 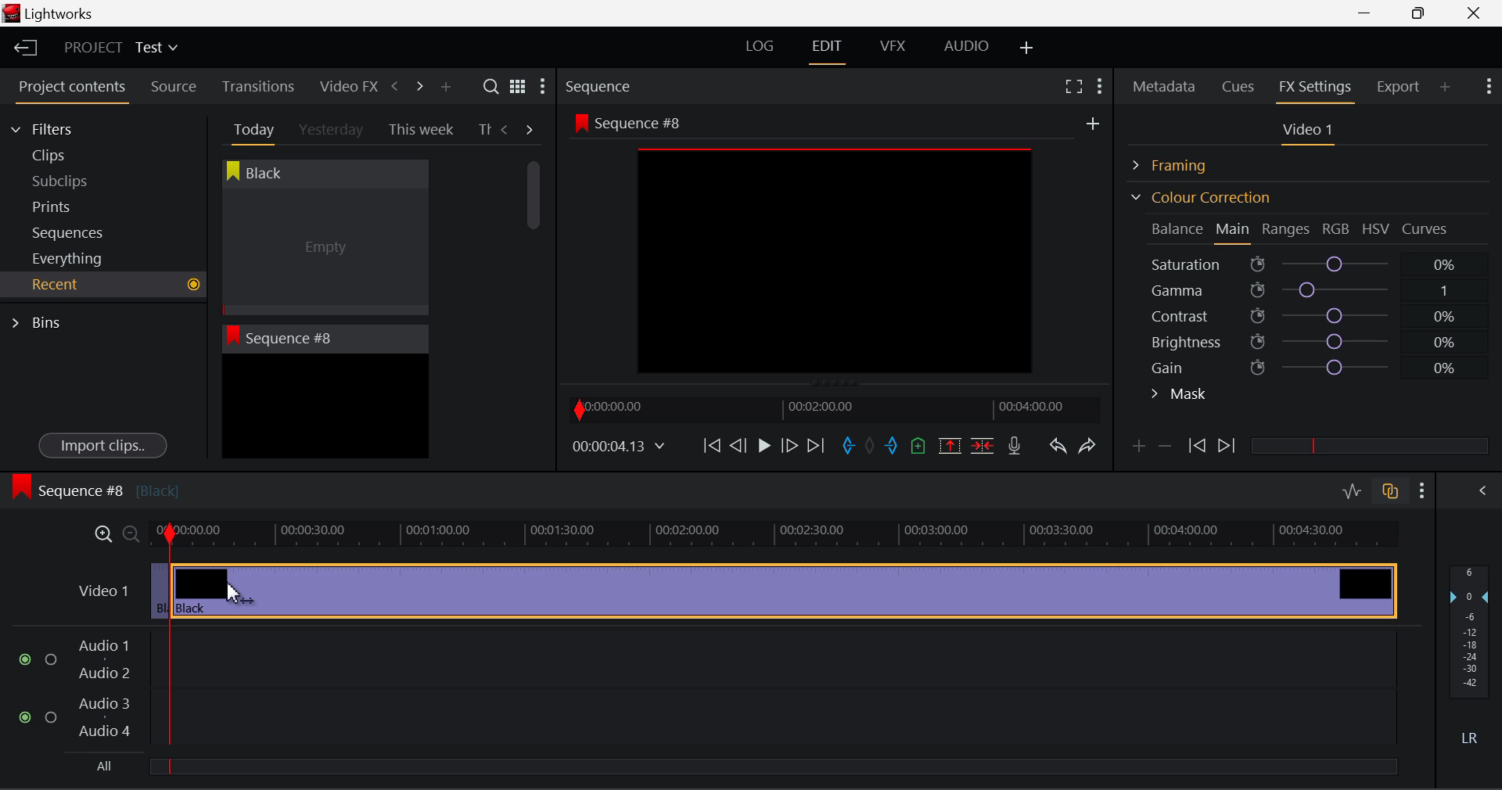 What do you see at coordinates (893, 447) in the screenshot?
I see `Mark Out` at bounding box center [893, 447].